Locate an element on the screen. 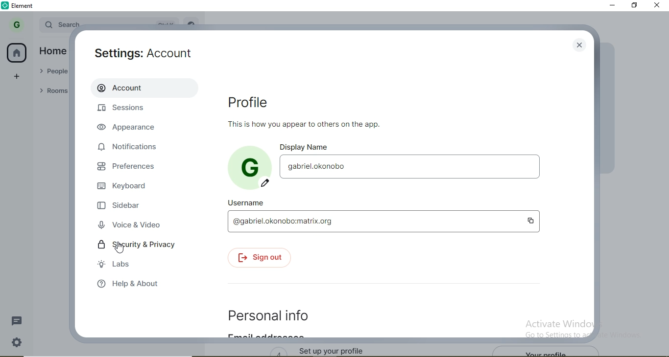  sessions is located at coordinates (131, 111).